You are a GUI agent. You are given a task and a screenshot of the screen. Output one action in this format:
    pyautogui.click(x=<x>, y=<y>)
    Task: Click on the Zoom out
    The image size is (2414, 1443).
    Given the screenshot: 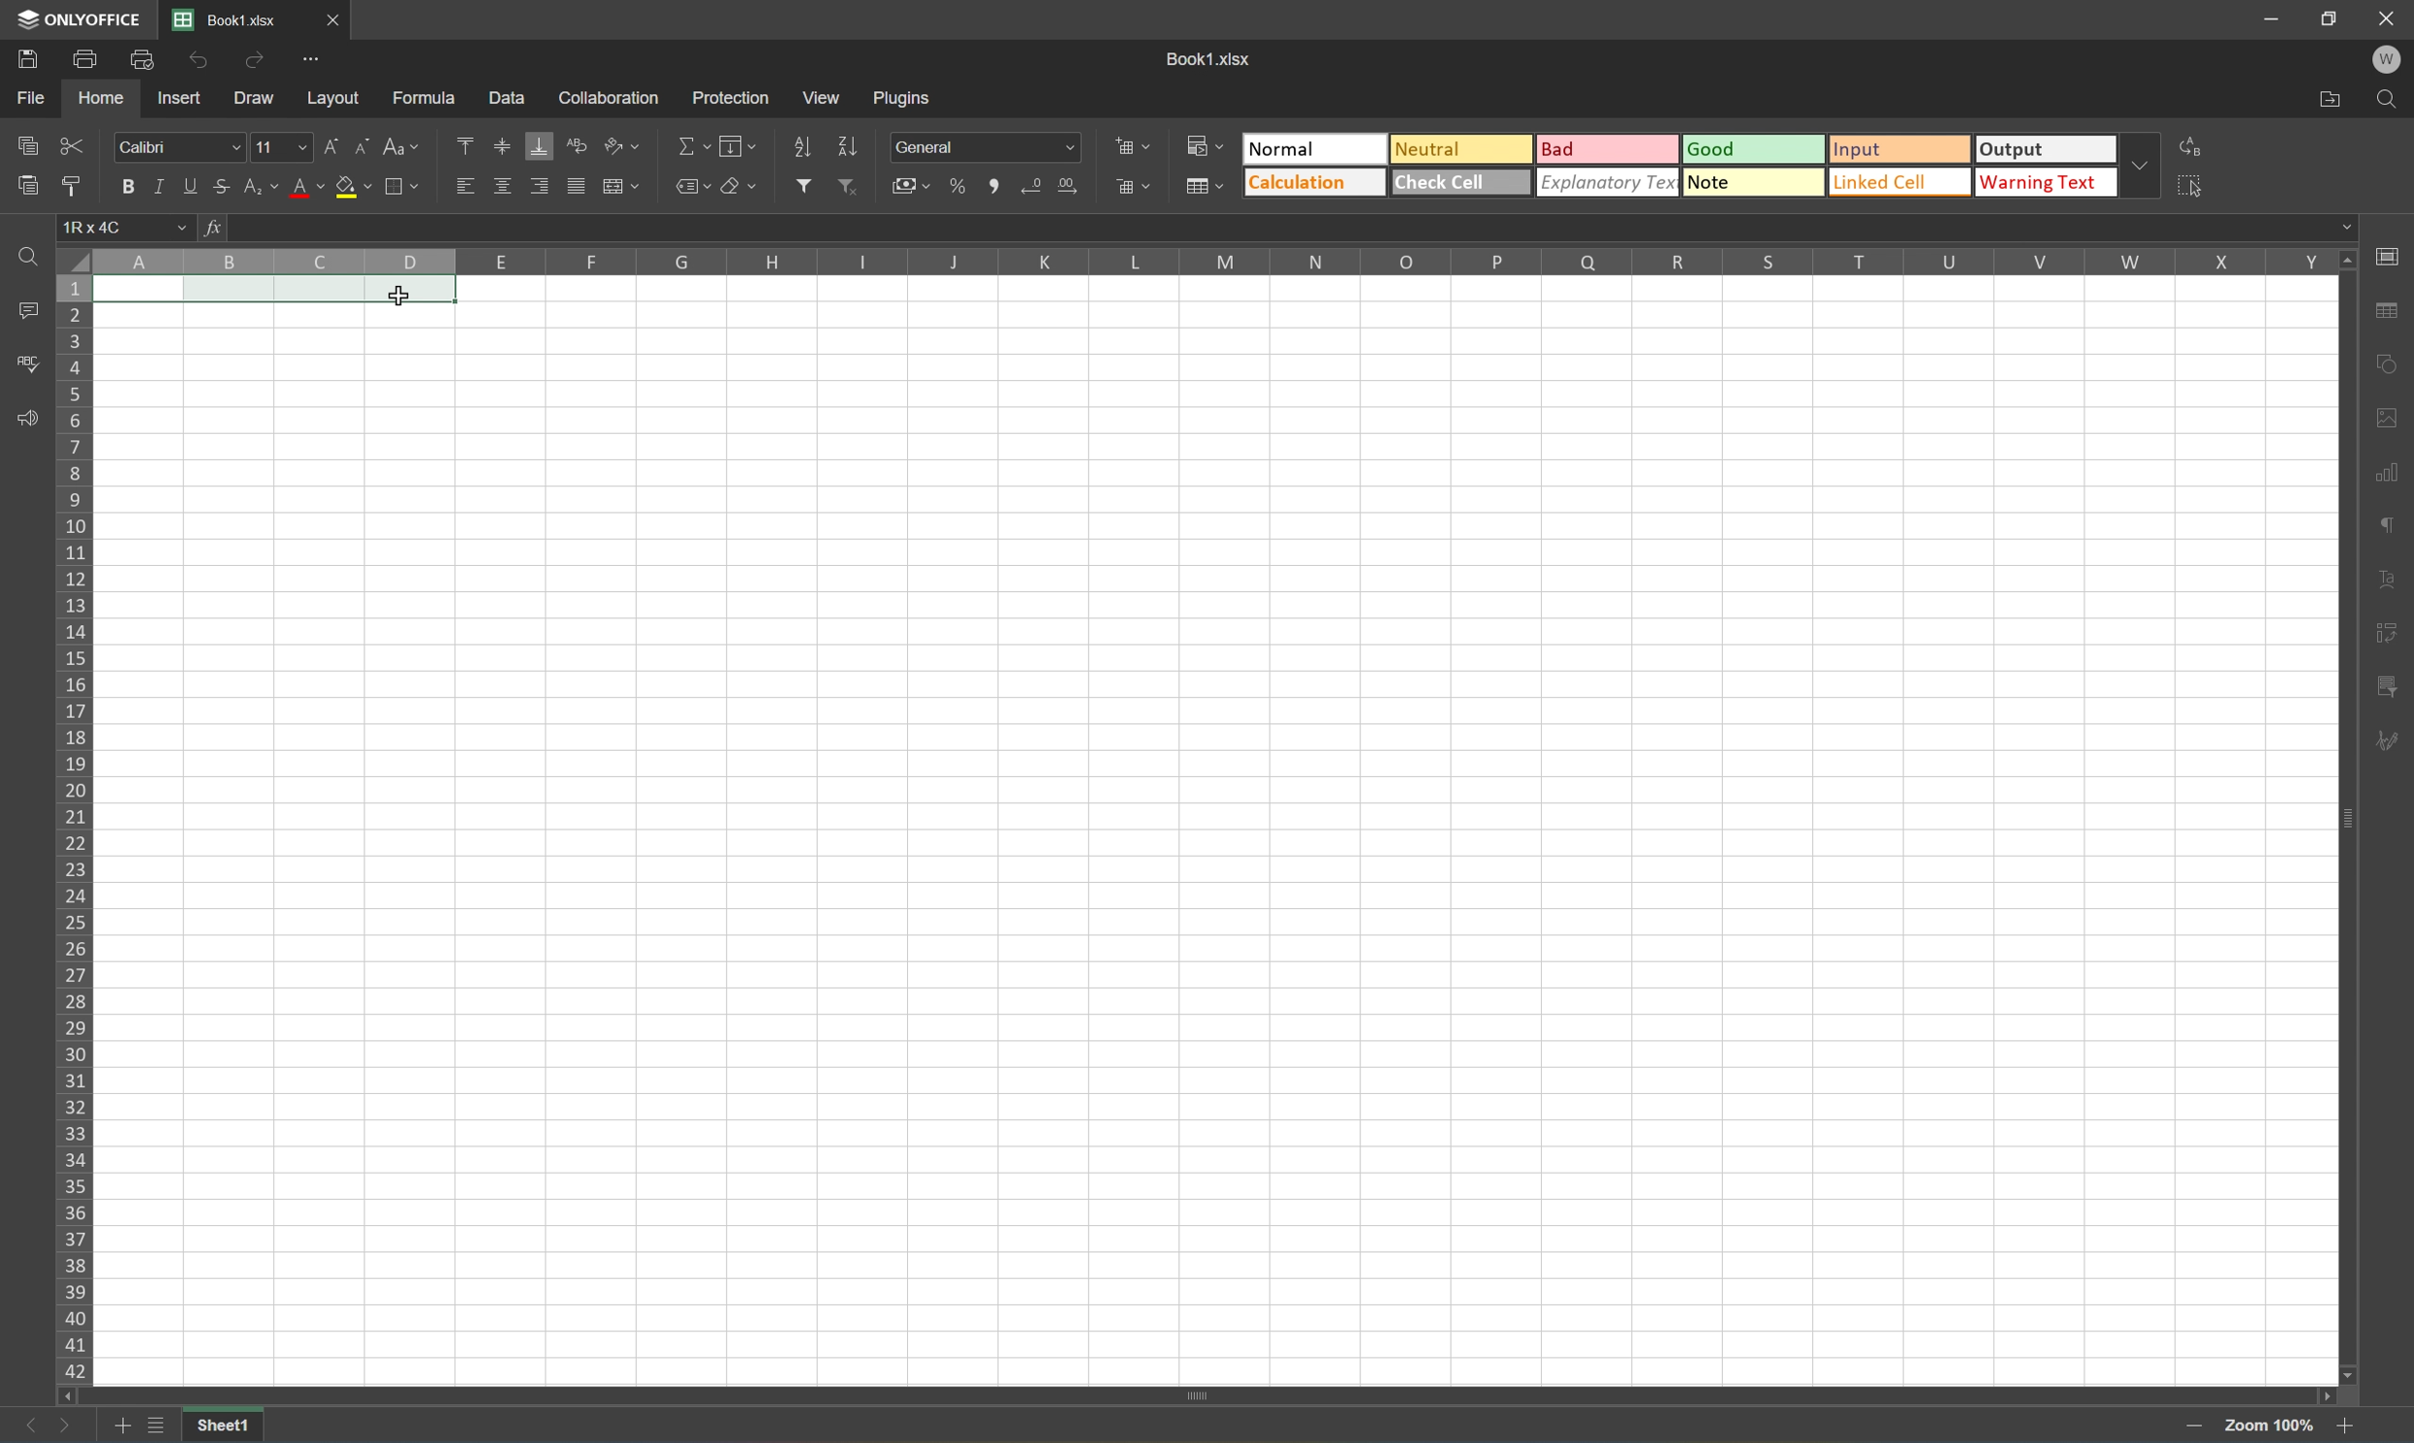 What is the action you would take?
    pyautogui.click(x=2337, y=1428)
    